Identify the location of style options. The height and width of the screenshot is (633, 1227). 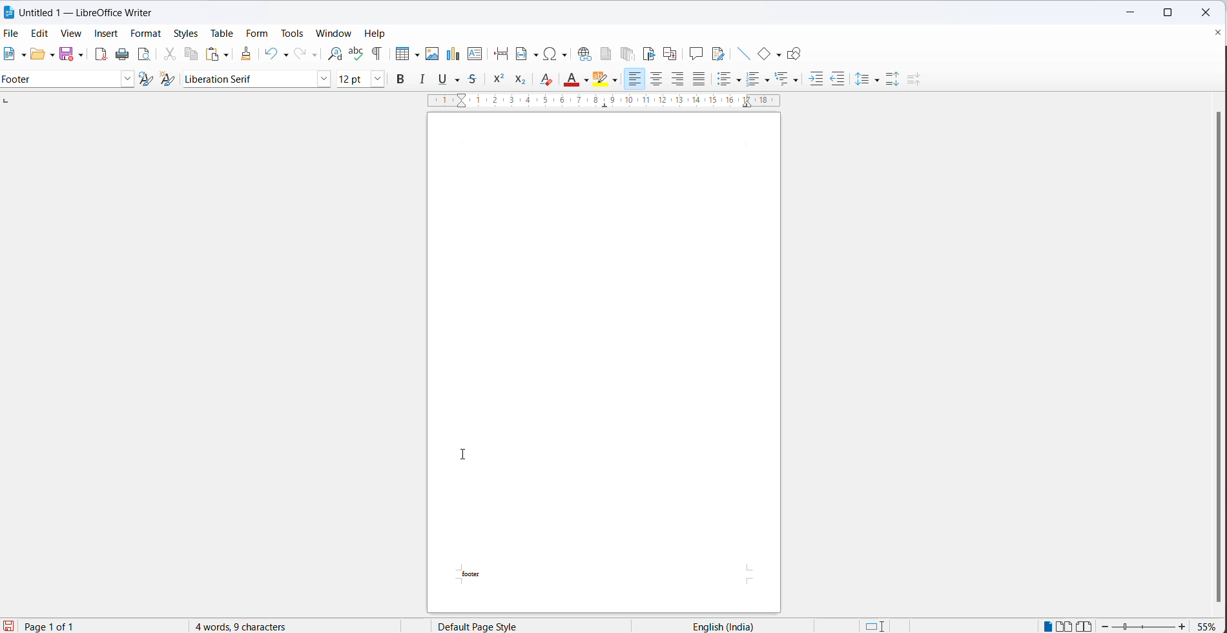
(128, 80).